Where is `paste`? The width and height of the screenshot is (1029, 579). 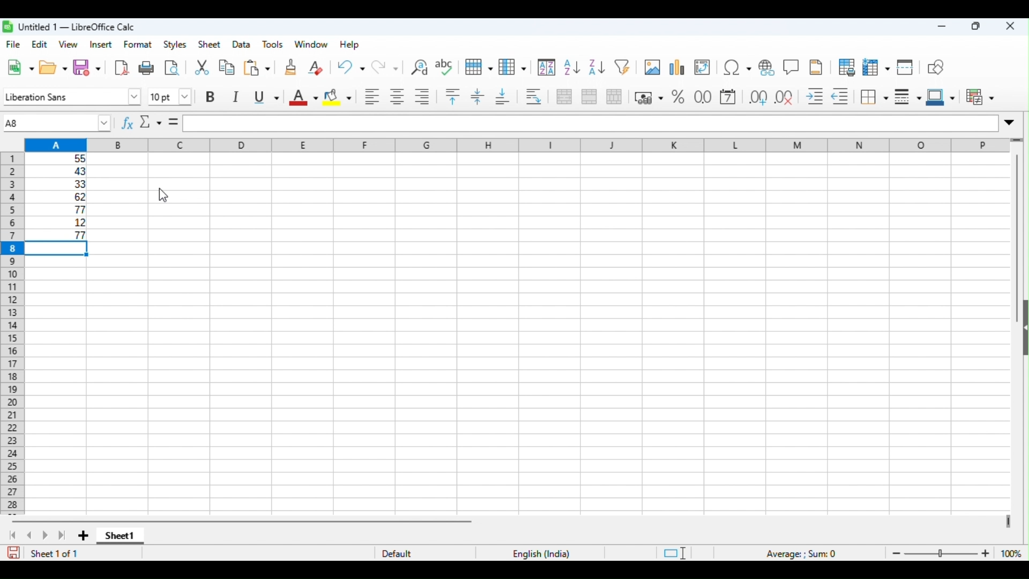
paste is located at coordinates (256, 68).